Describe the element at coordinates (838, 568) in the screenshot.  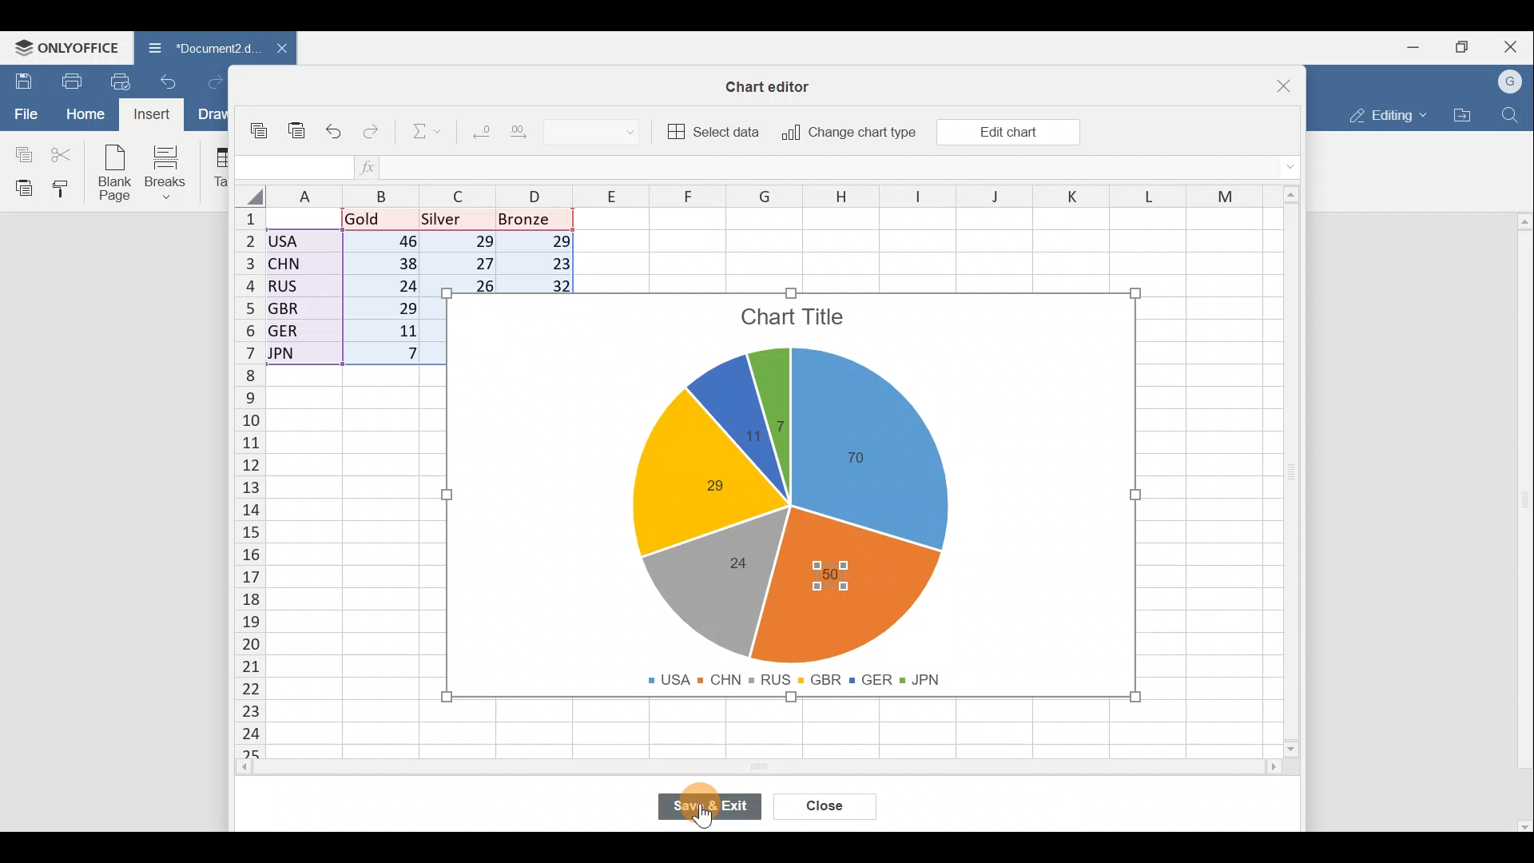
I see `Chart label` at that location.